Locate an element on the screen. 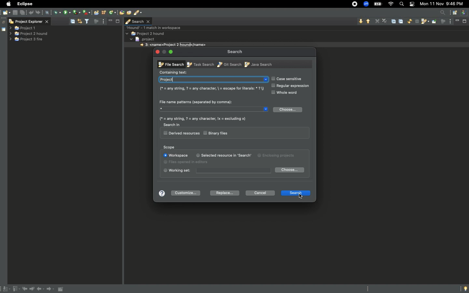 The width and height of the screenshot is (469, 293). Working set is located at coordinates (216, 171).